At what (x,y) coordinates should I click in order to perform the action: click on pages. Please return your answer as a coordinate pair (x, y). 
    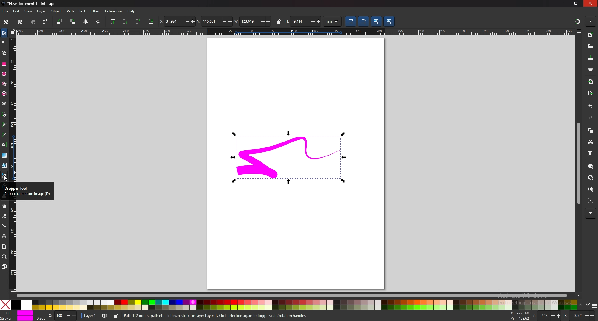
    Looking at the image, I should click on (4, 267).